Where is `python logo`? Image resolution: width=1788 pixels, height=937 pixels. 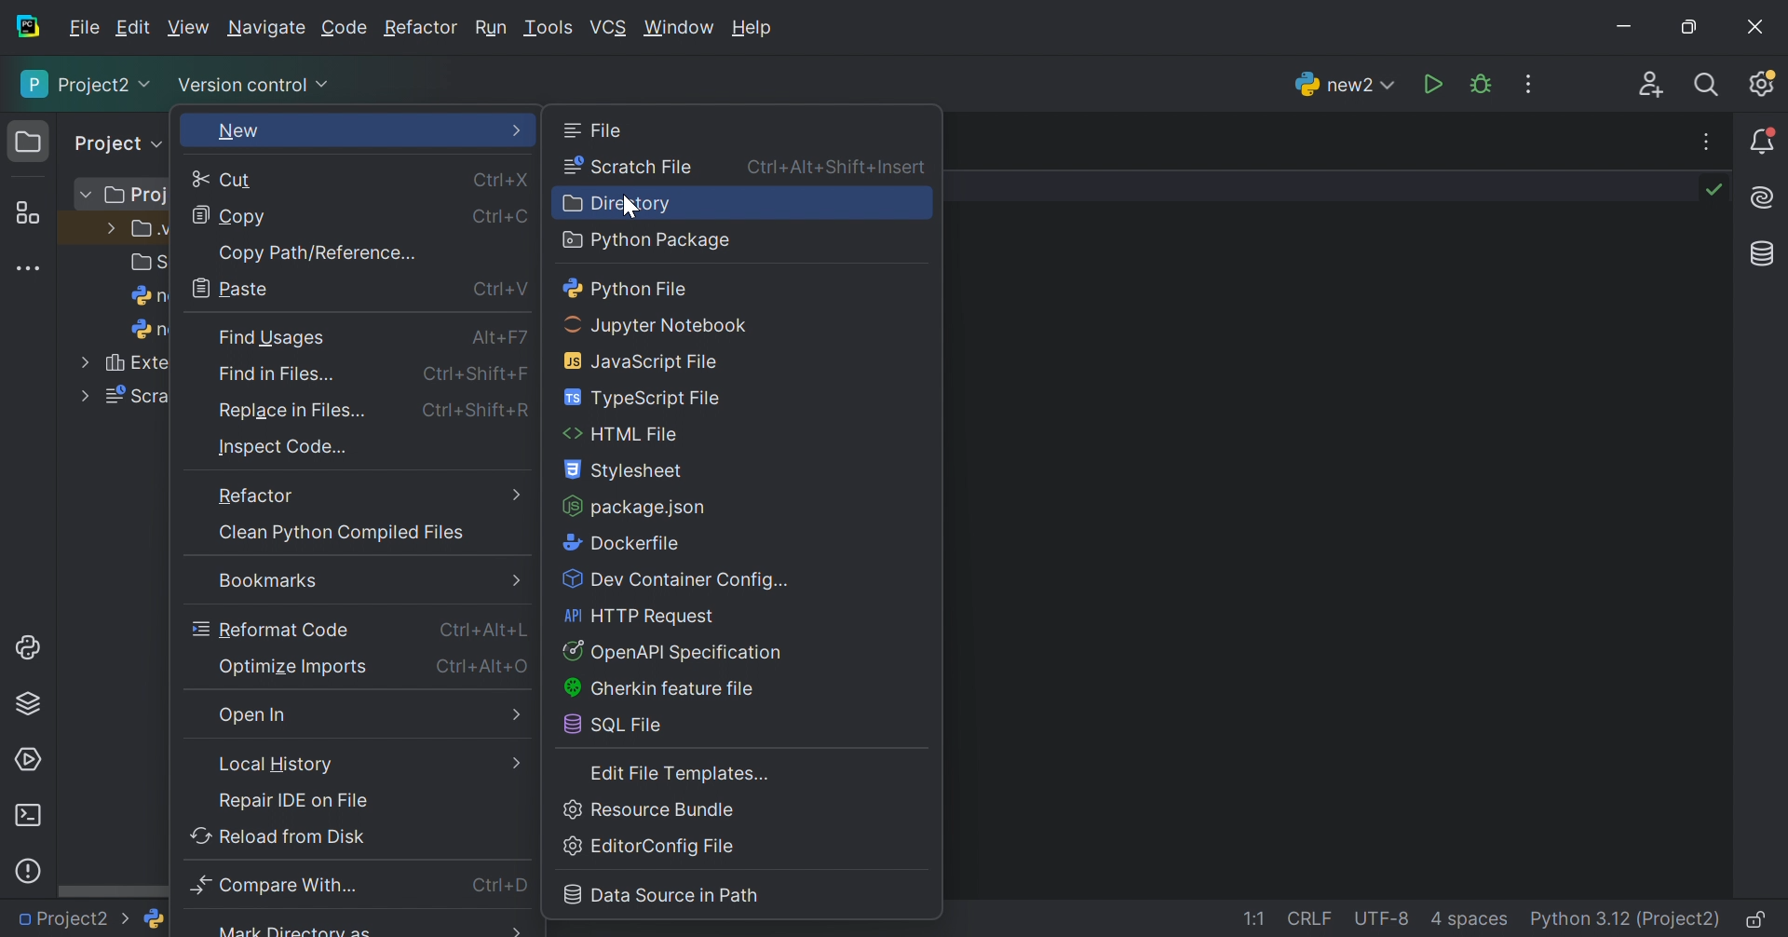
python logo is located at coordinates (155, 920).